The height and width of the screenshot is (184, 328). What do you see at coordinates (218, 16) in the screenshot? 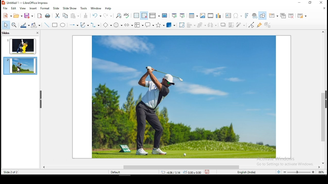
I see `insert chart` at bounding box center [218, 16].